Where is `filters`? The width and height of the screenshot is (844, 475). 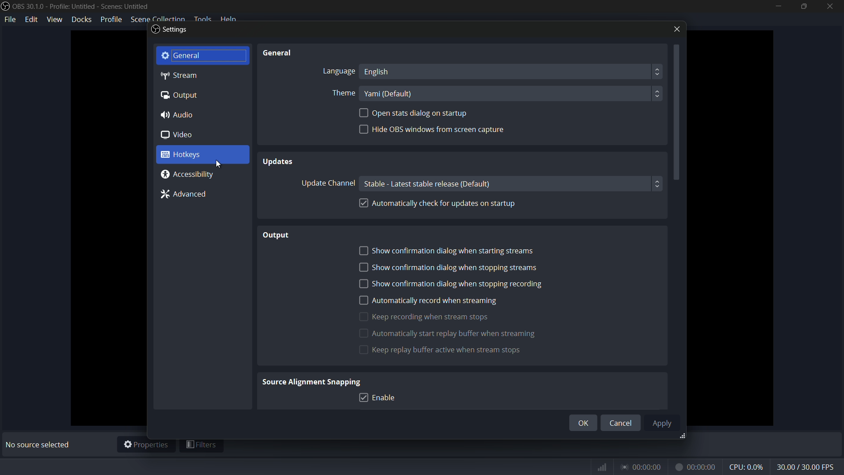
filters is located at coordinates (202, 446).